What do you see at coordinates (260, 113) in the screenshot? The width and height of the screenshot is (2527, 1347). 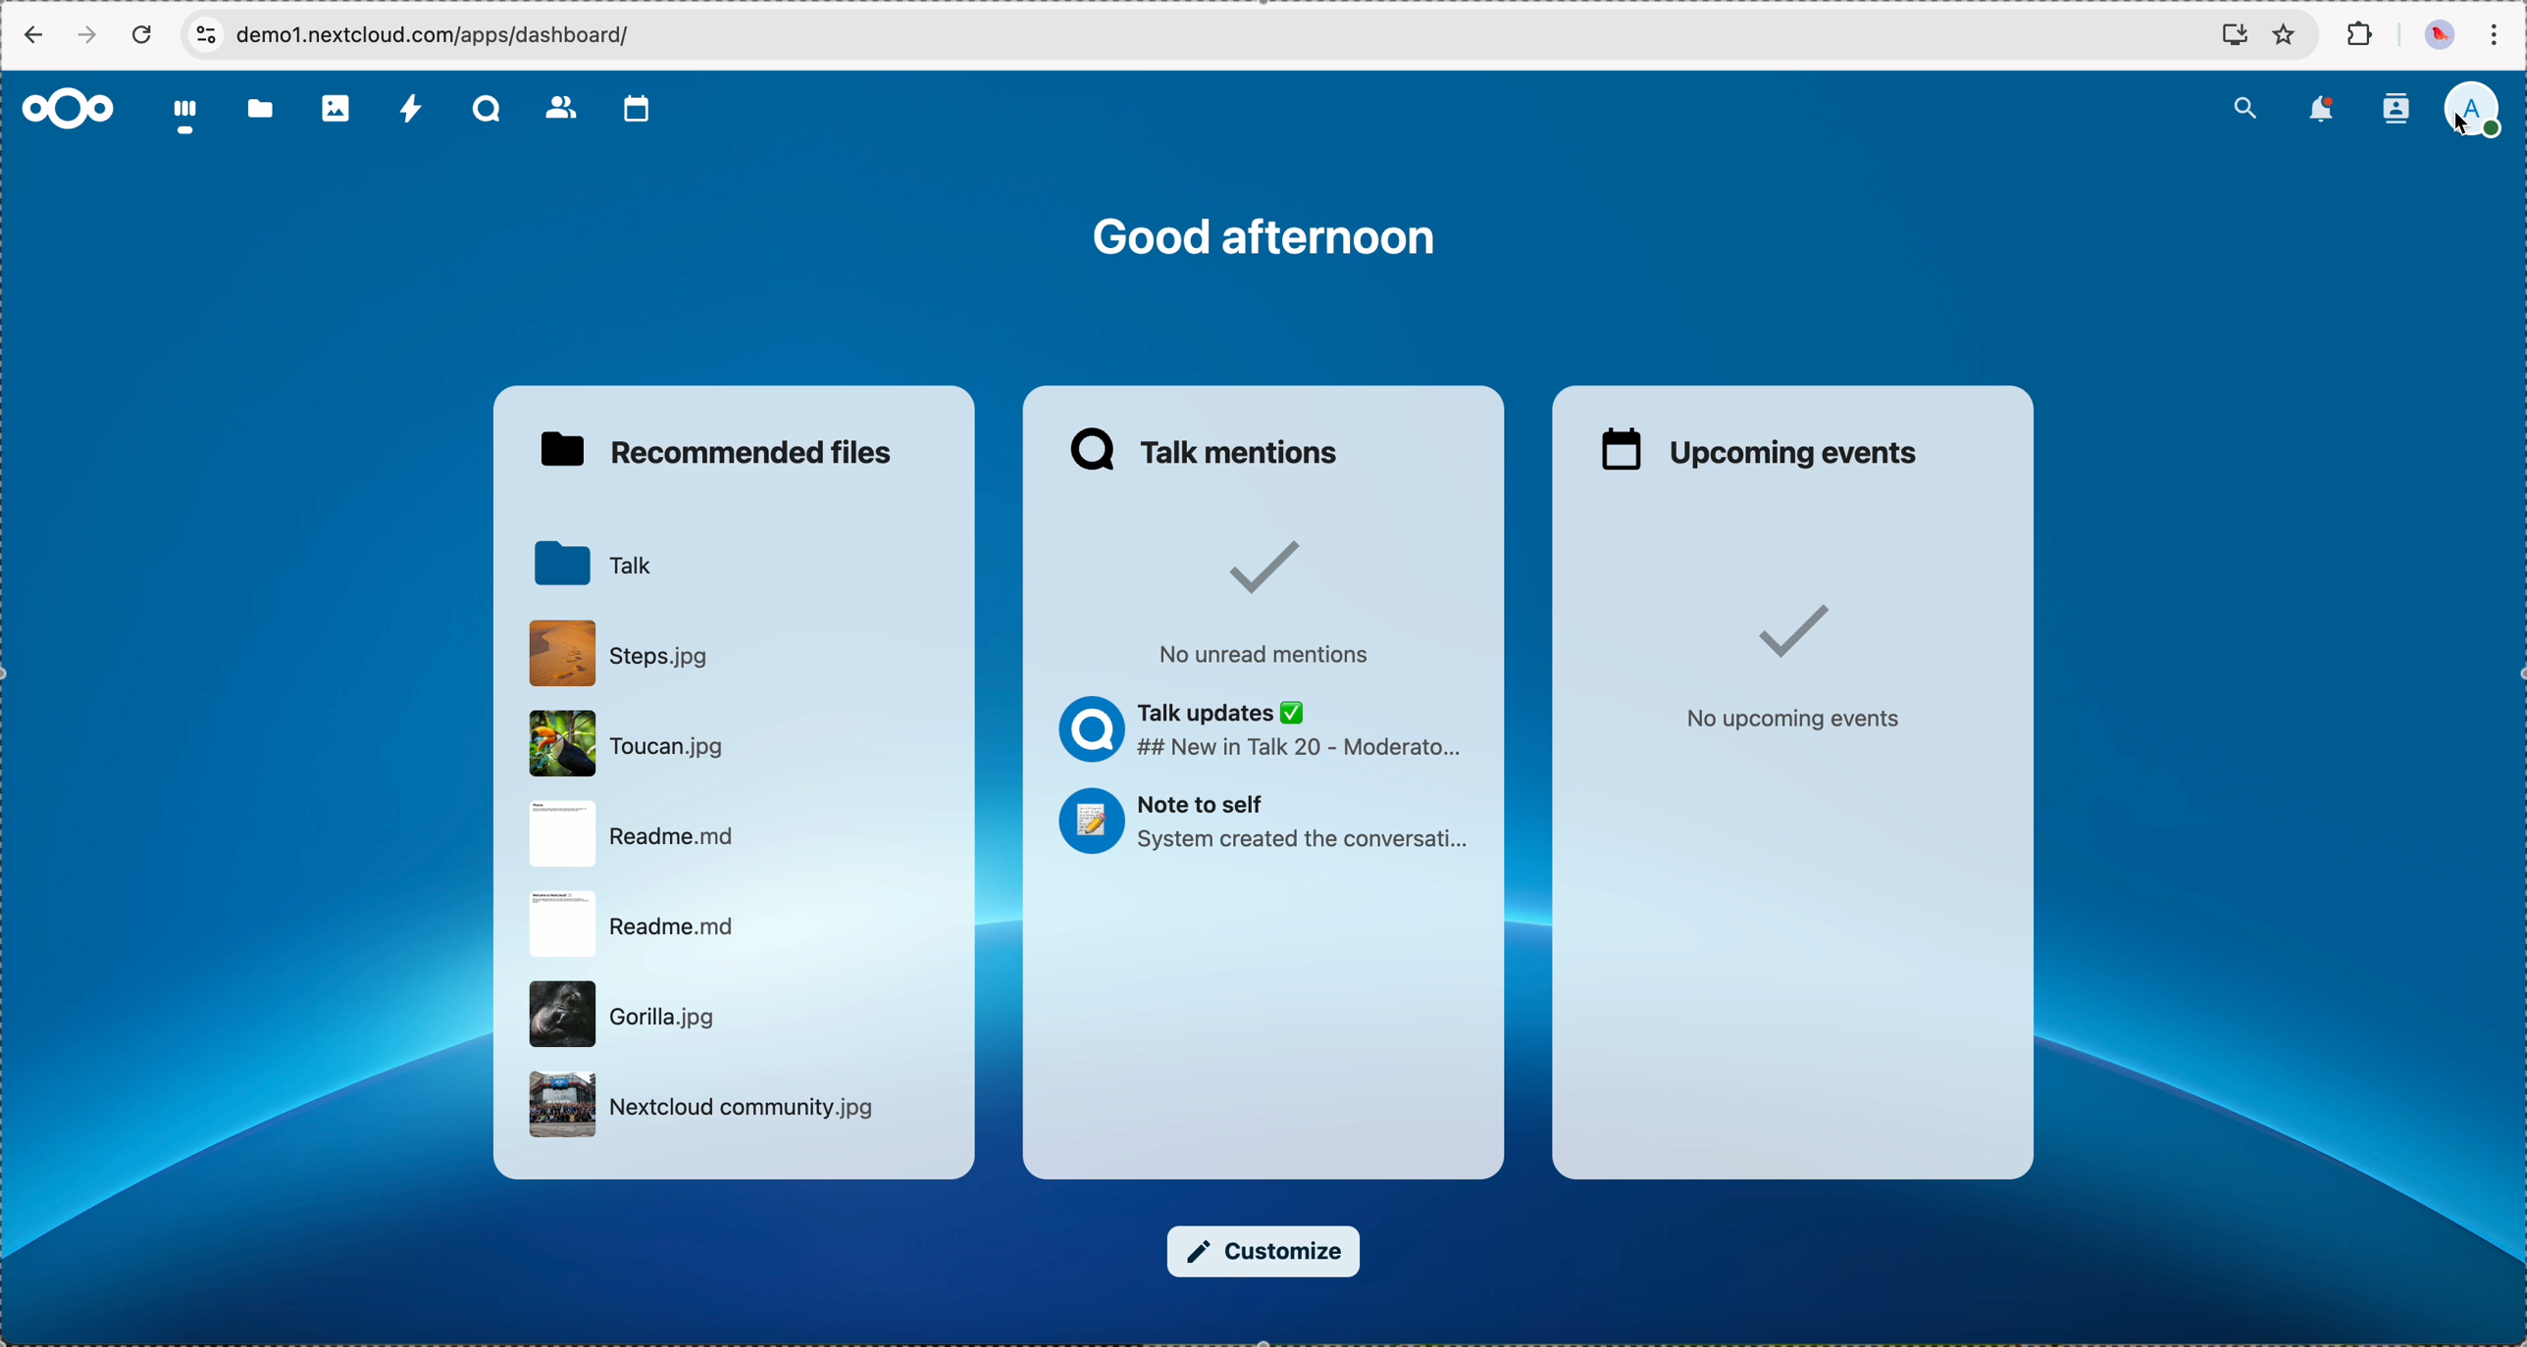 I see `files` at bounding box center [260, 113].